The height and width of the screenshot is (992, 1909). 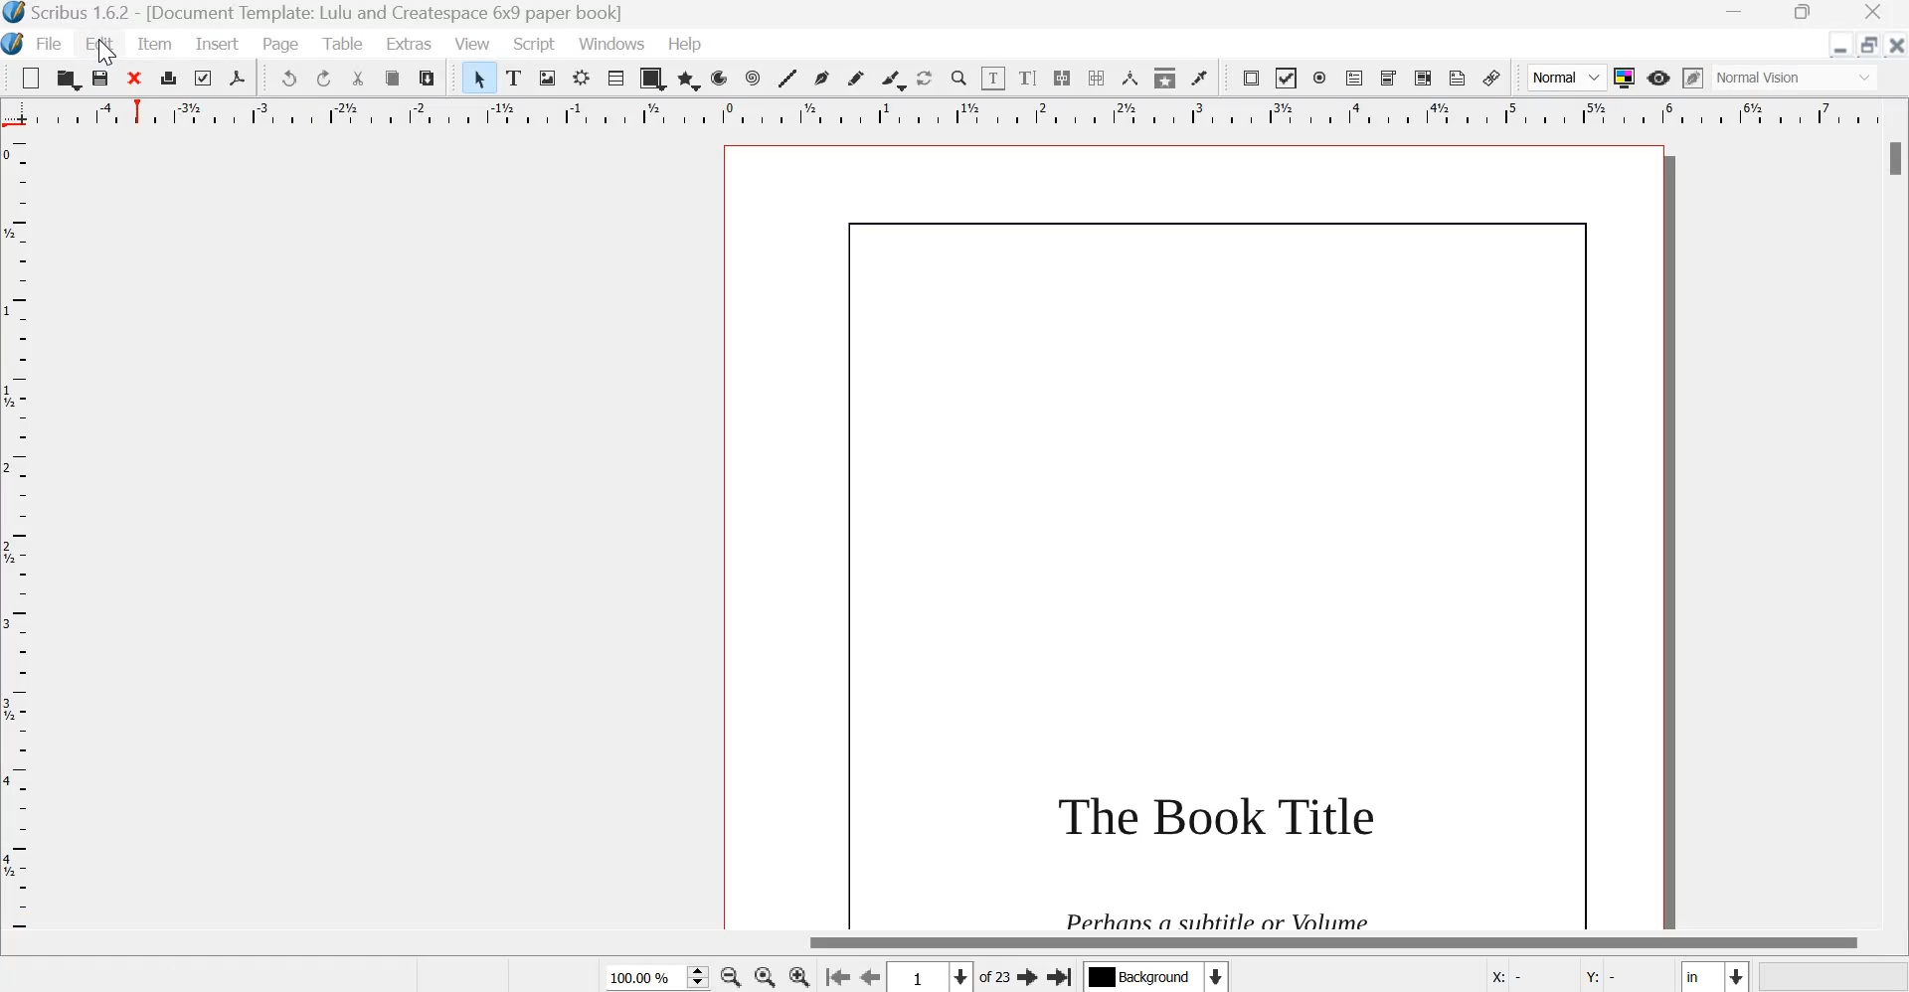 What do you see at coordinates (1508, 975) in the screenshot?
I see `X:` at bounding box center [1508, 975].